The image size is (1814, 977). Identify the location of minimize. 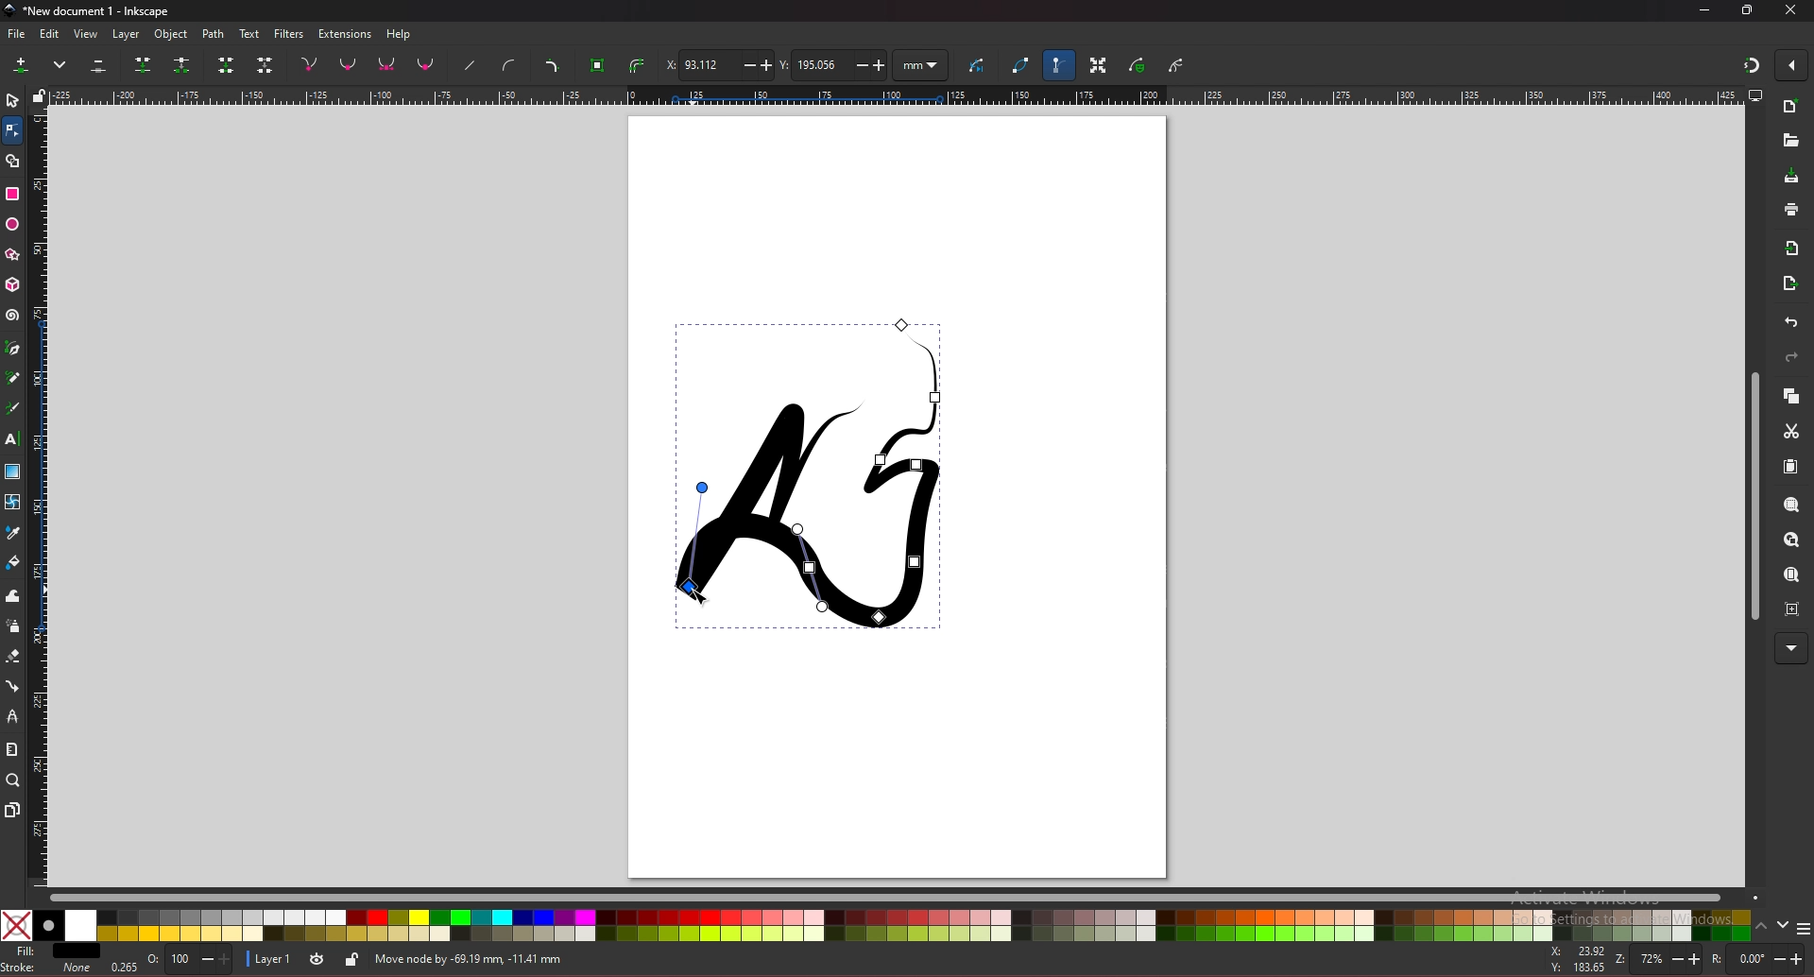
(1705, 10).